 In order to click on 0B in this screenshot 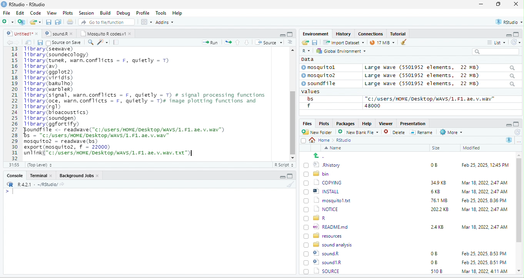, I will do `click(434, 254)`.